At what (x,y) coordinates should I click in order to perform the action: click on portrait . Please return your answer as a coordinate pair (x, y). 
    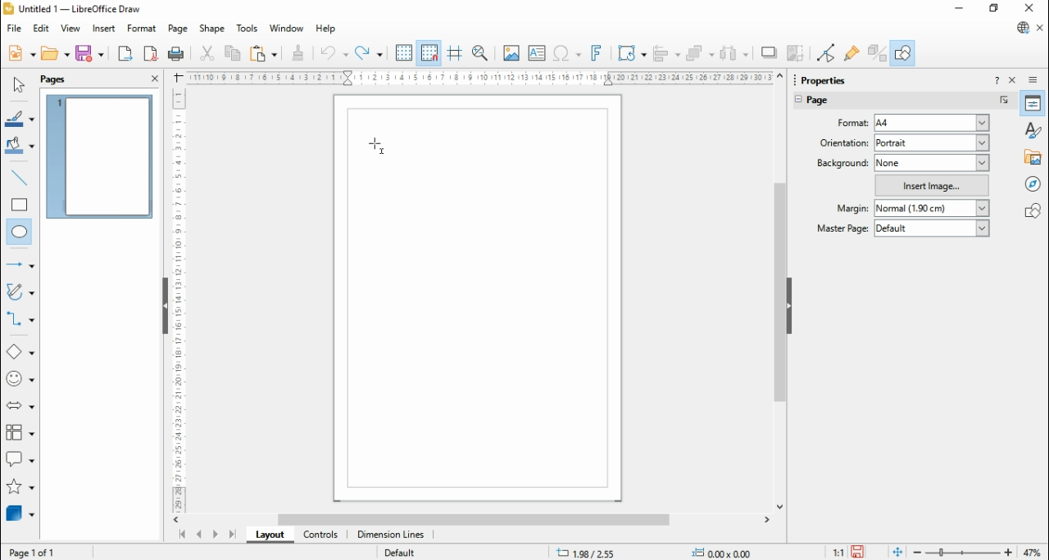
    Looking at the image, I should click on (933, 142).